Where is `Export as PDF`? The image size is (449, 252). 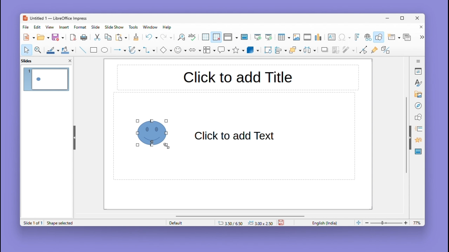 Export as PDF is located at coordinates (73, 38).